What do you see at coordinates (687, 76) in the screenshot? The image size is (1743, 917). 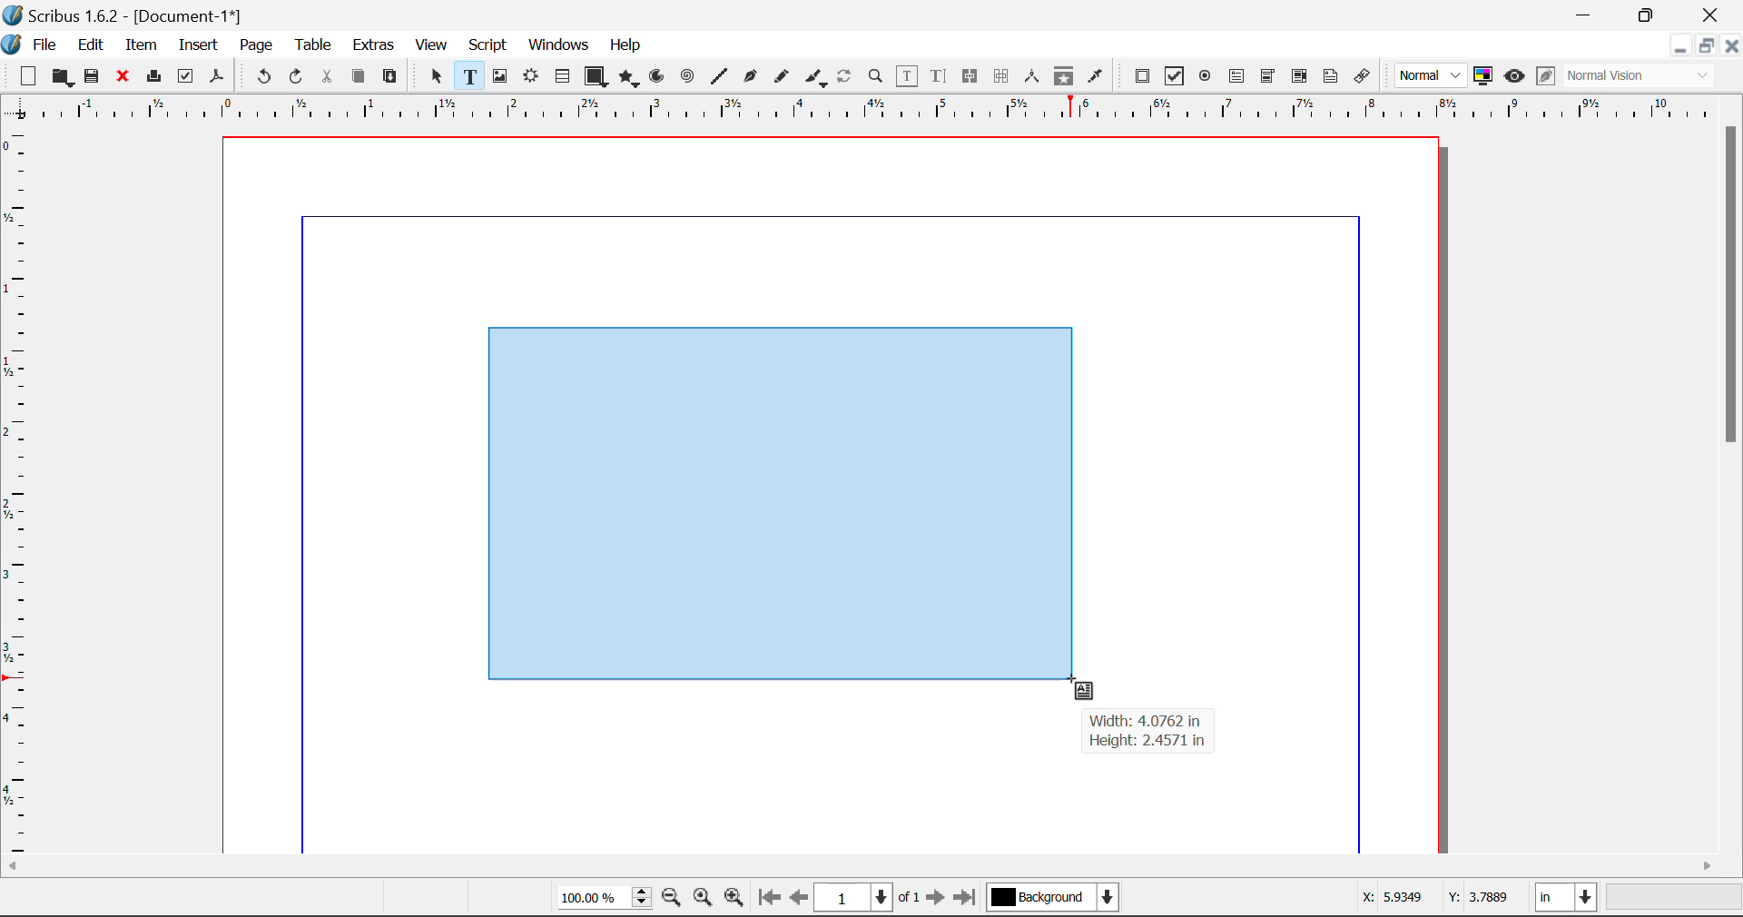 I see `Spiral` at bounding box center [687, 76].